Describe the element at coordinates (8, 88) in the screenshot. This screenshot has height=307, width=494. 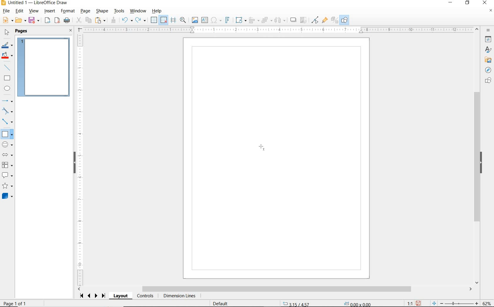
I see `ELLIPSE` at that location.